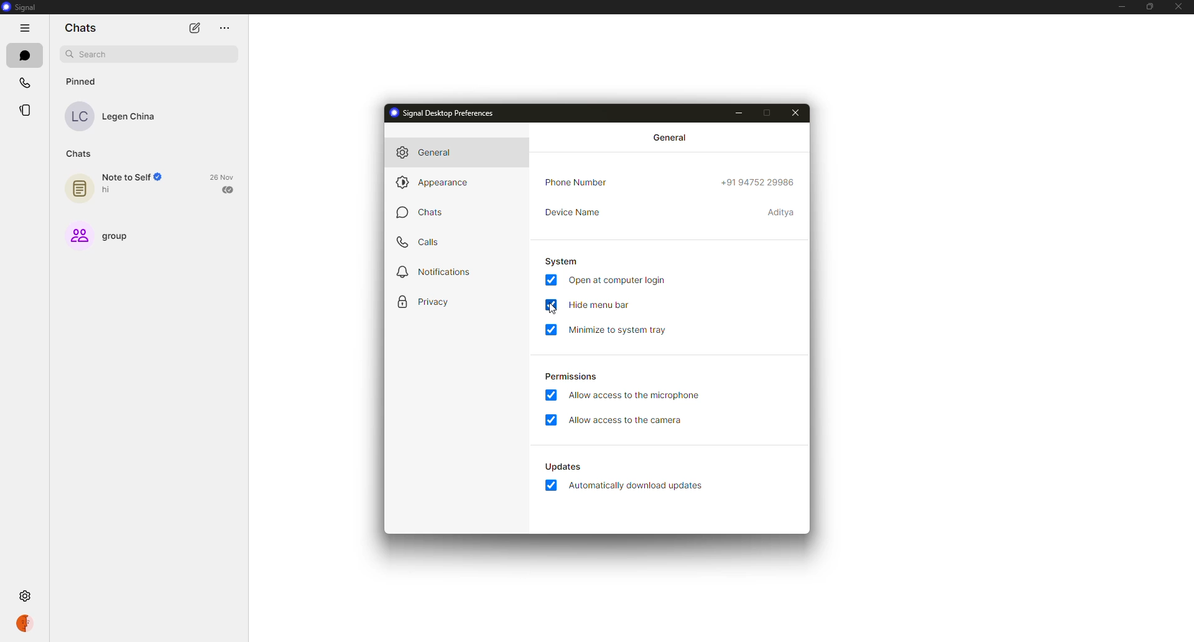 This screenshot has height=642, width=1194. Describe the element at coordinates (554, 310) in the screenshot. I see `cursor` at that location.